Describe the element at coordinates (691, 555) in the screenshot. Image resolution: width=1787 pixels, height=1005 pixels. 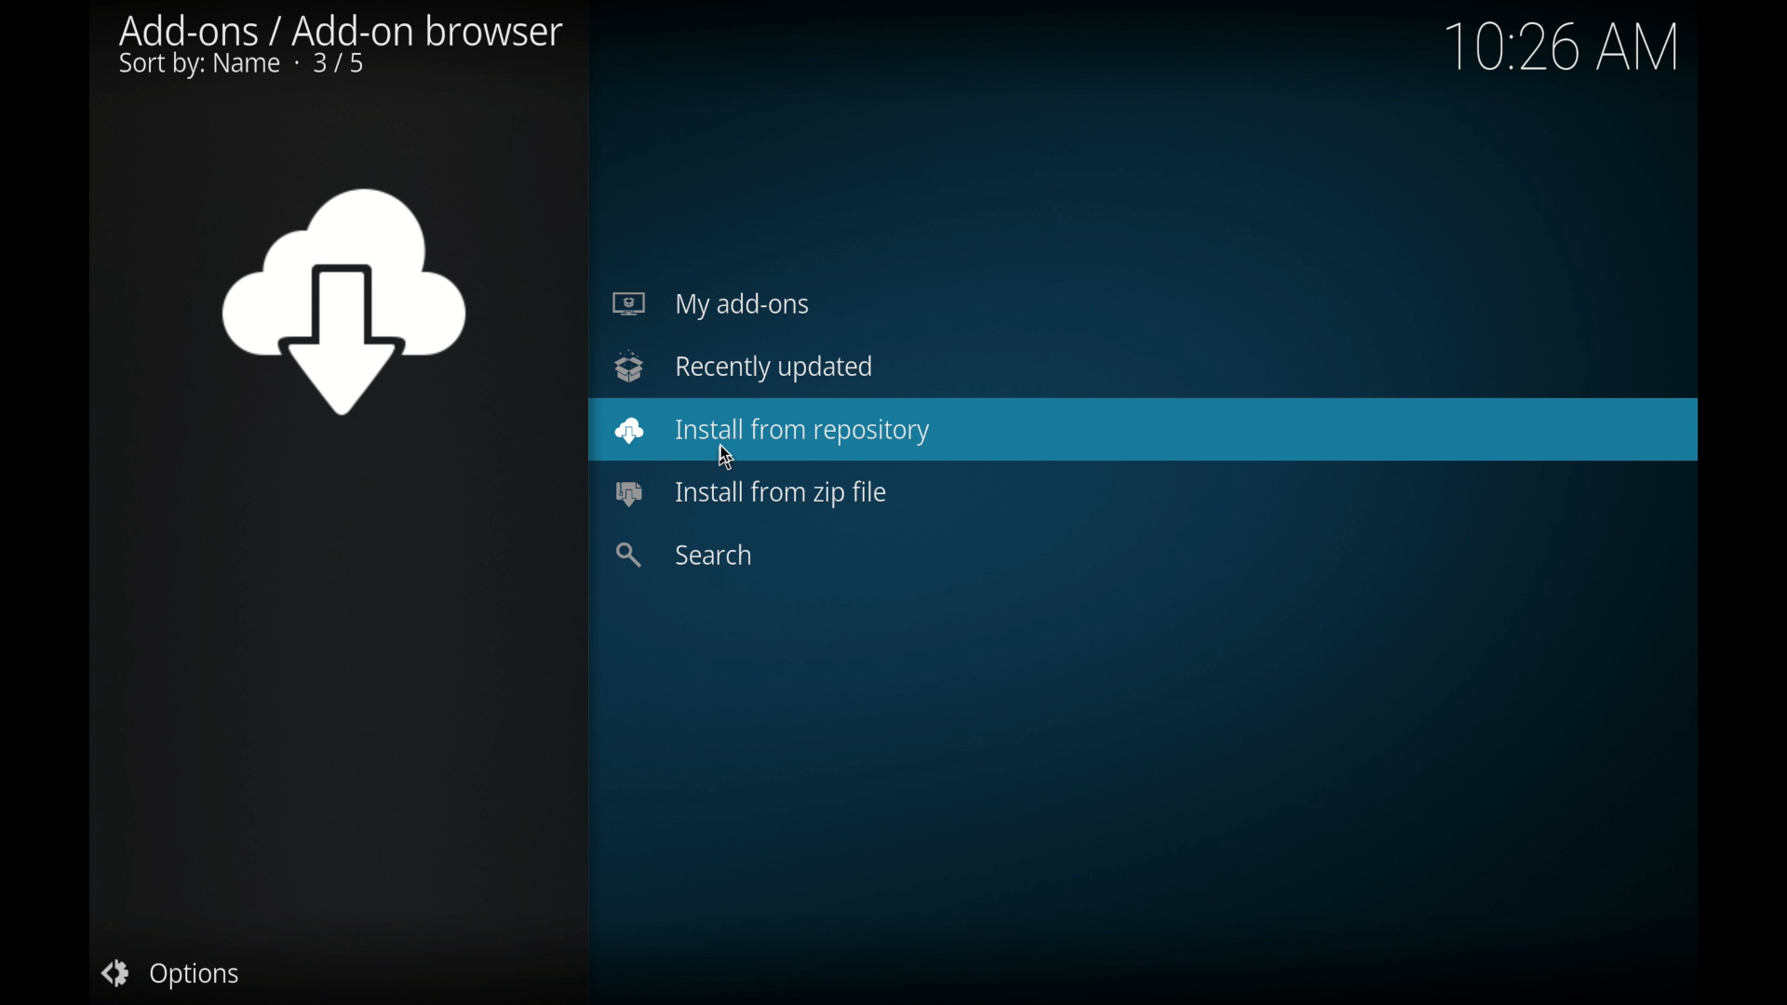
I see `search` at that location.